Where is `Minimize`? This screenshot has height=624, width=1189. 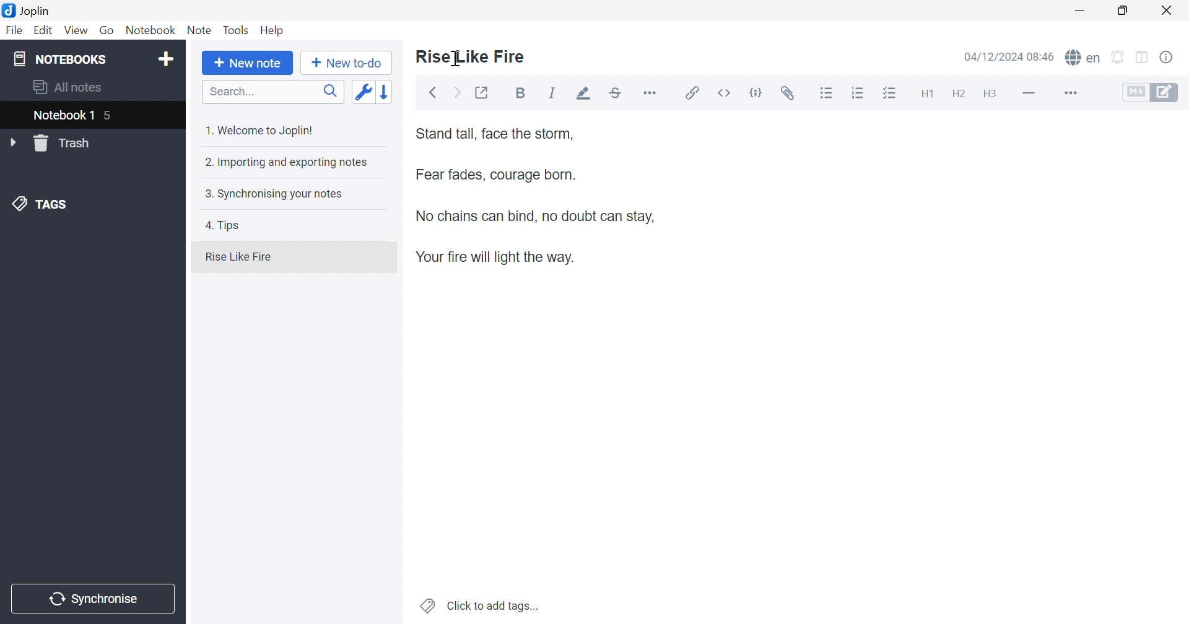
Minimize is located at coordinates (1082, 10).